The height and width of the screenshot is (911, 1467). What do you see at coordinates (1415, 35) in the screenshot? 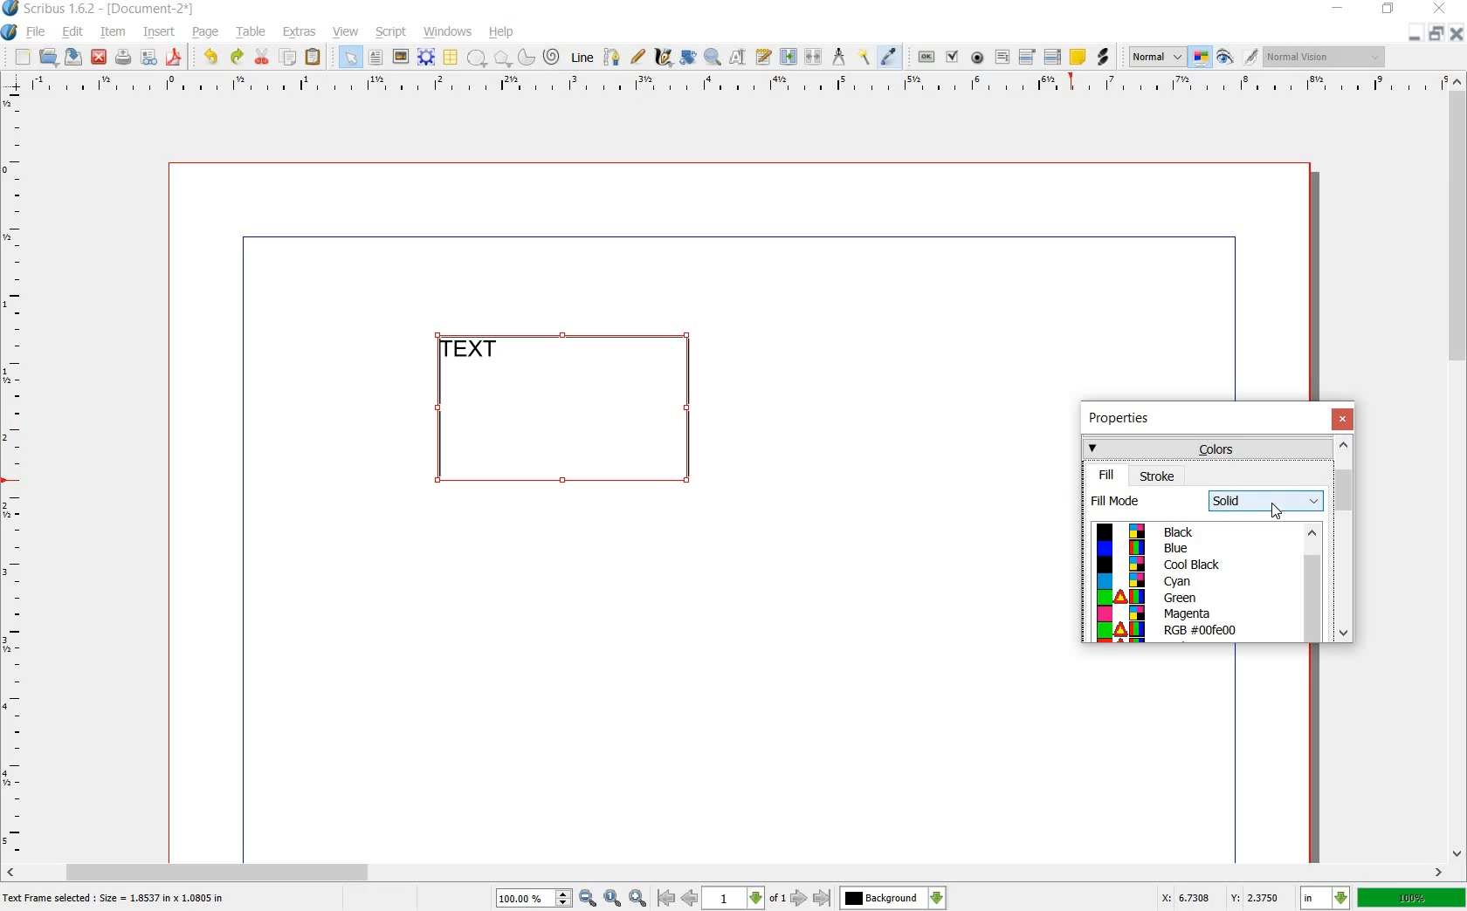
I see `minimize` at bounding box center [1415, 35].